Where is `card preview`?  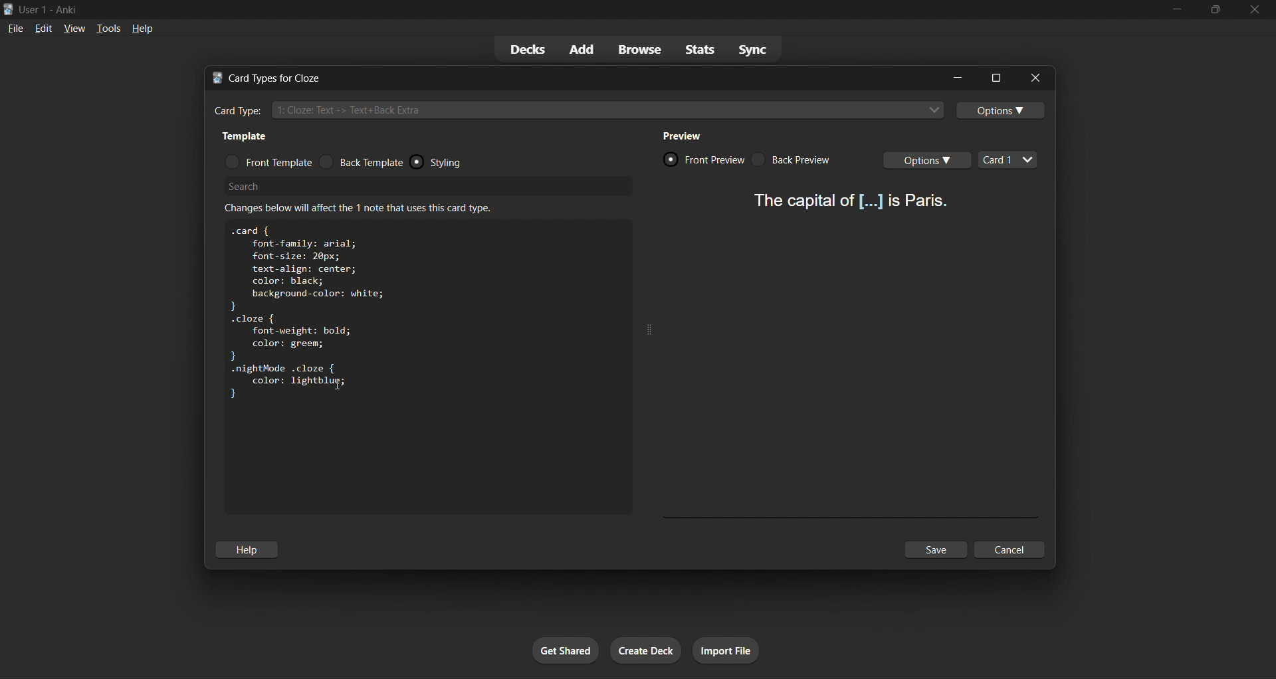
card preview is located at coordinates (849, 207).